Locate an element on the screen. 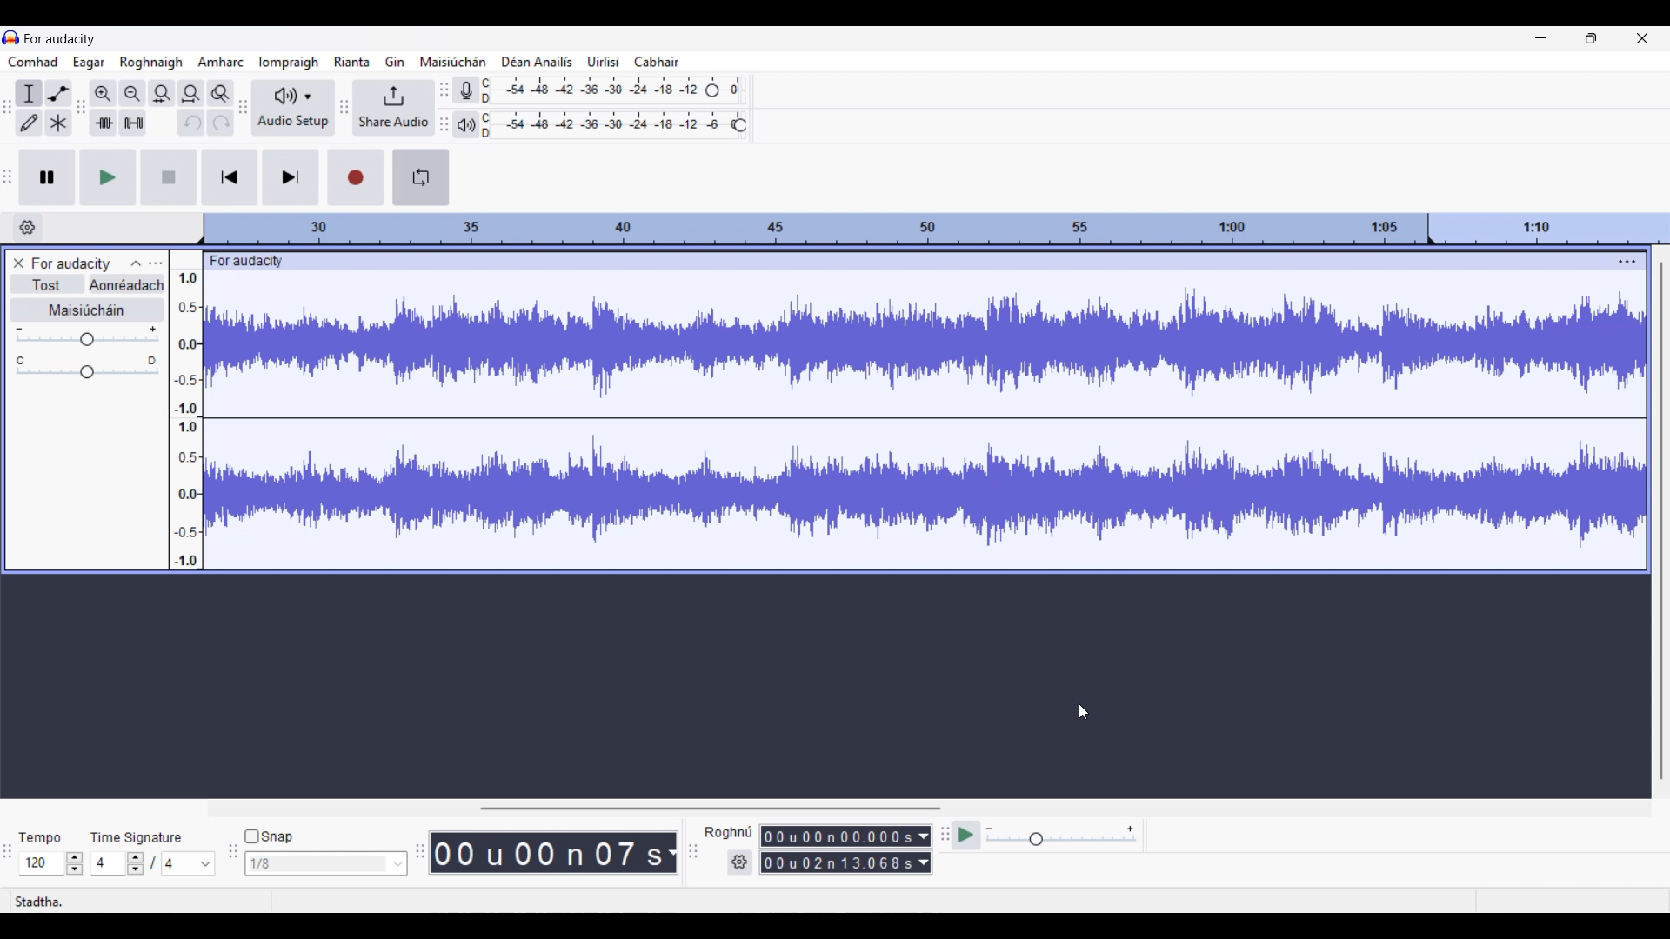 The width and height of the screenshot is (1670, 939). Playback meter is located at coordinates (464, 124).